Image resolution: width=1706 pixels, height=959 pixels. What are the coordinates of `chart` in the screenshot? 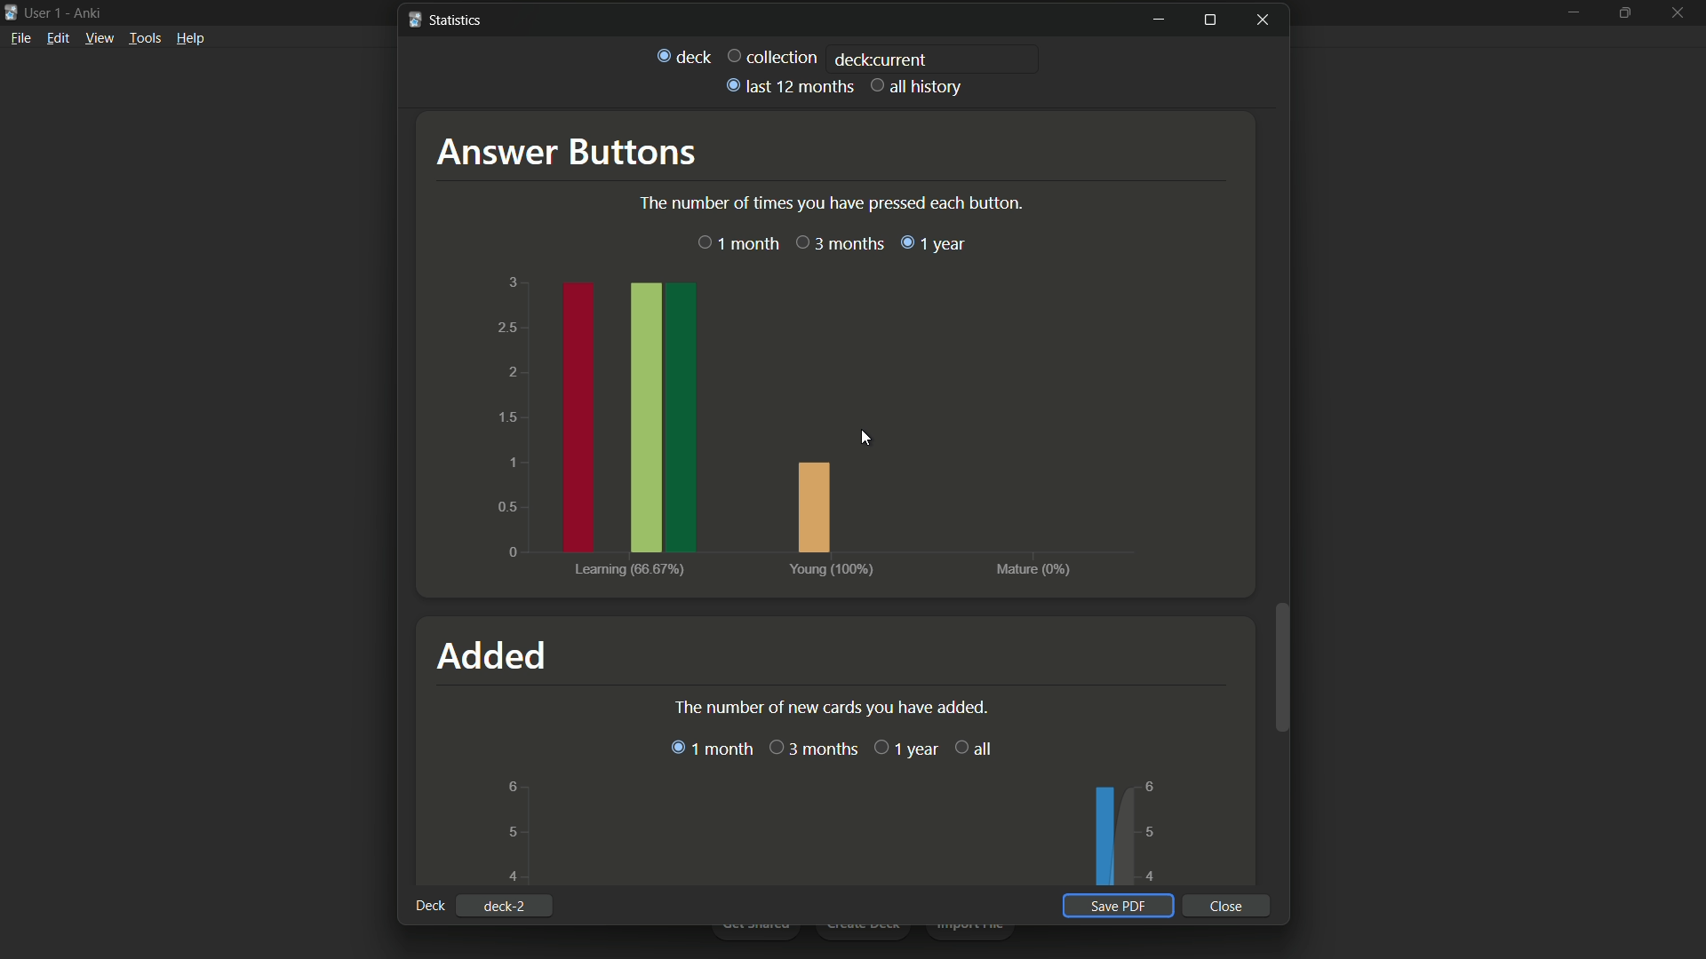 It's located at (802, 423).